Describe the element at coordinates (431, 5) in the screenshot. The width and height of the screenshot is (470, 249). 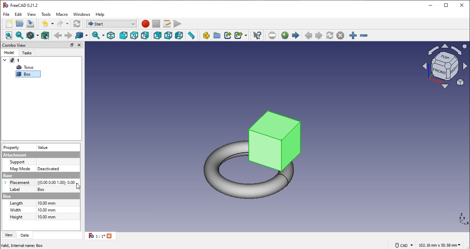
I see `minimize` at that location.